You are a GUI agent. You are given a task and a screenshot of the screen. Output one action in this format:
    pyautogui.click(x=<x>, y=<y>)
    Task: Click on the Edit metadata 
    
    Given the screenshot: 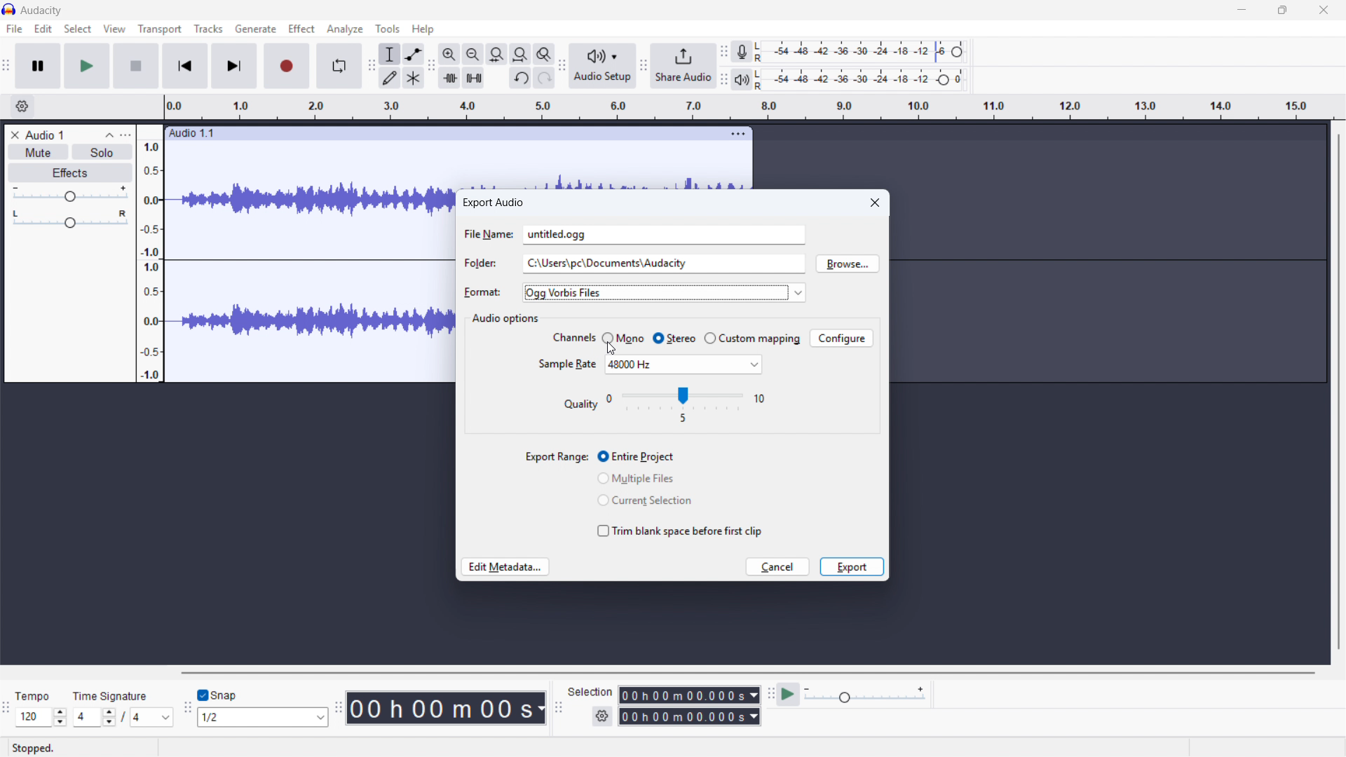 What is the action you would take?
    pyautogui.click(x=507, y=568)
    